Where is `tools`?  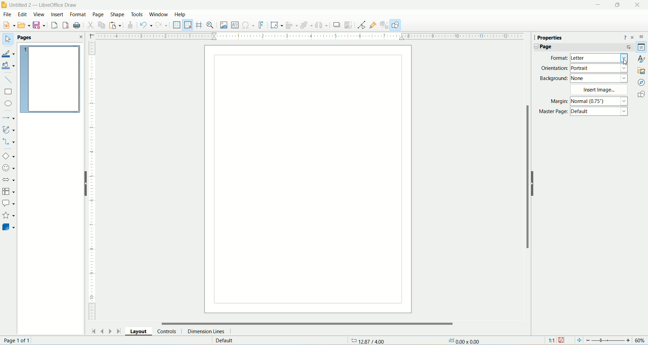
tools is located at coordinates (138, 15).